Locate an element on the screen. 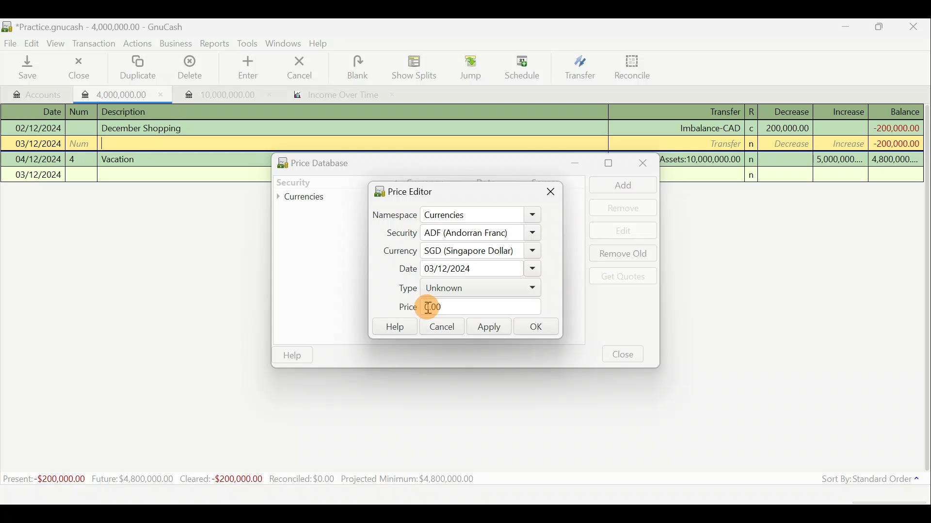 This screenshot has width=931, height=523. Reconcile is located at coordinates (629, 67).